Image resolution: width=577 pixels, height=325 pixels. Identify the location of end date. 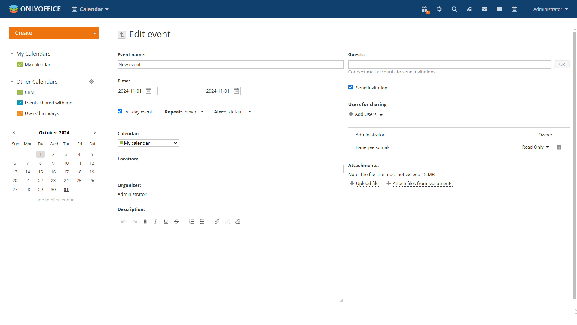
(193, 91).